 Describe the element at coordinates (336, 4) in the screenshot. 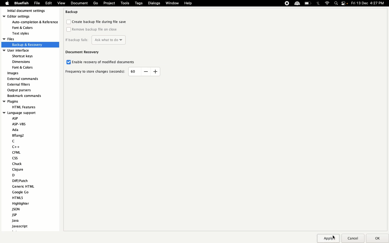

I see `Search` at that location.